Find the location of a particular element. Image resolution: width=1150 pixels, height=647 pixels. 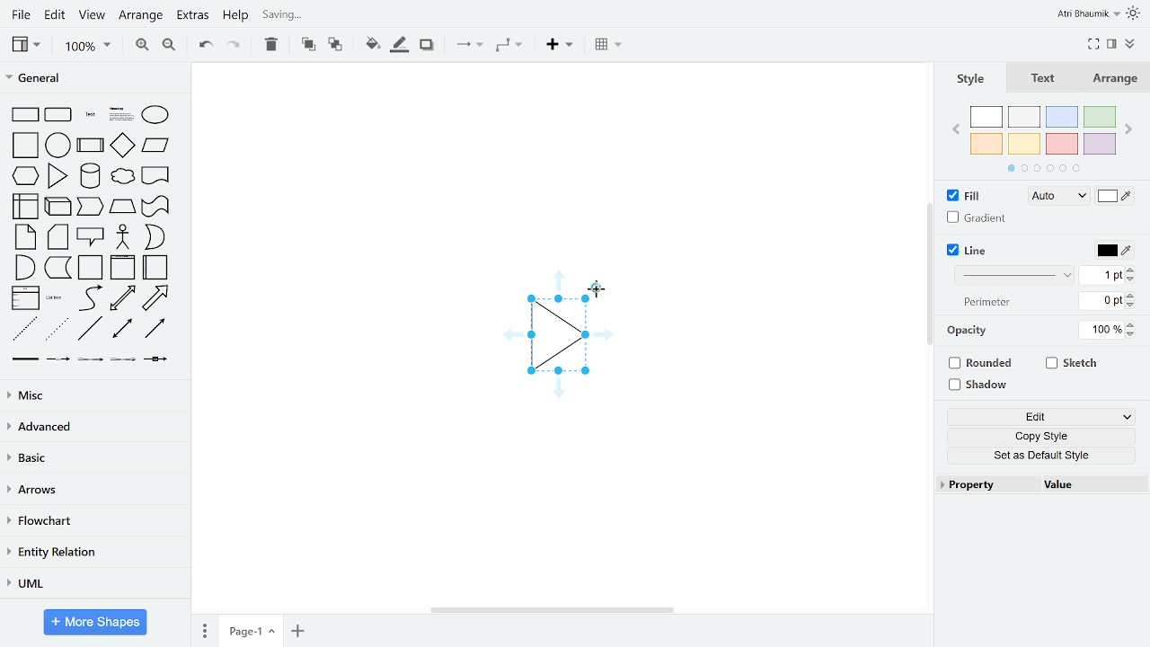

callout is located at coordinates (90, 238).